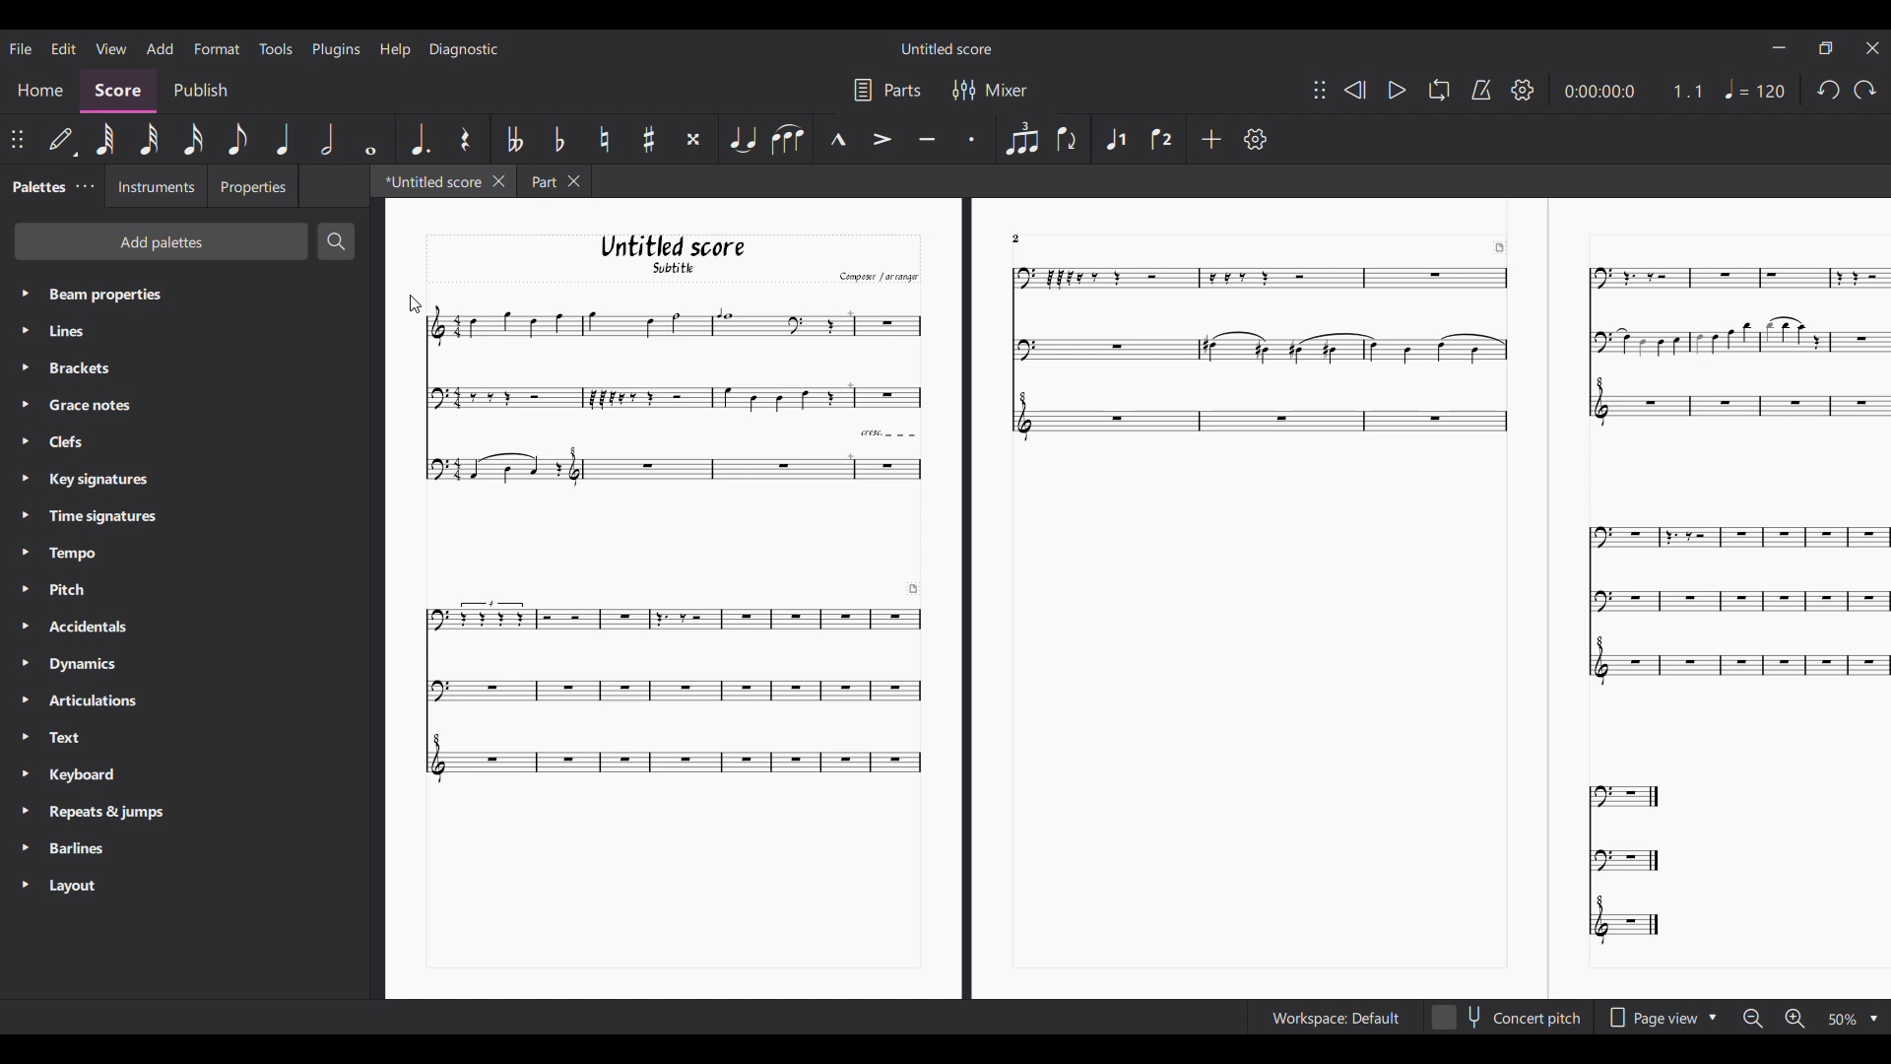  I want to click on , so click(1264, 280).